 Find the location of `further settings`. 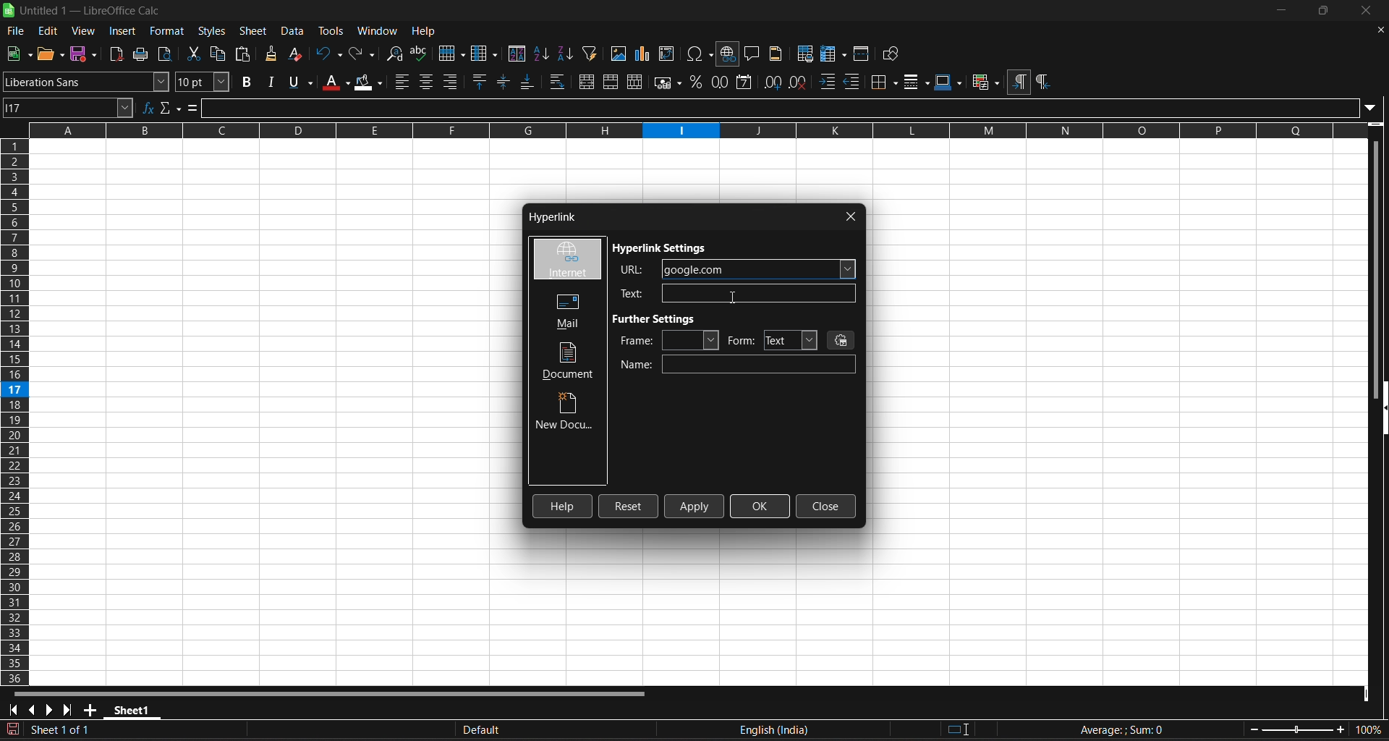

further settings is located at coordinates (659, 318).